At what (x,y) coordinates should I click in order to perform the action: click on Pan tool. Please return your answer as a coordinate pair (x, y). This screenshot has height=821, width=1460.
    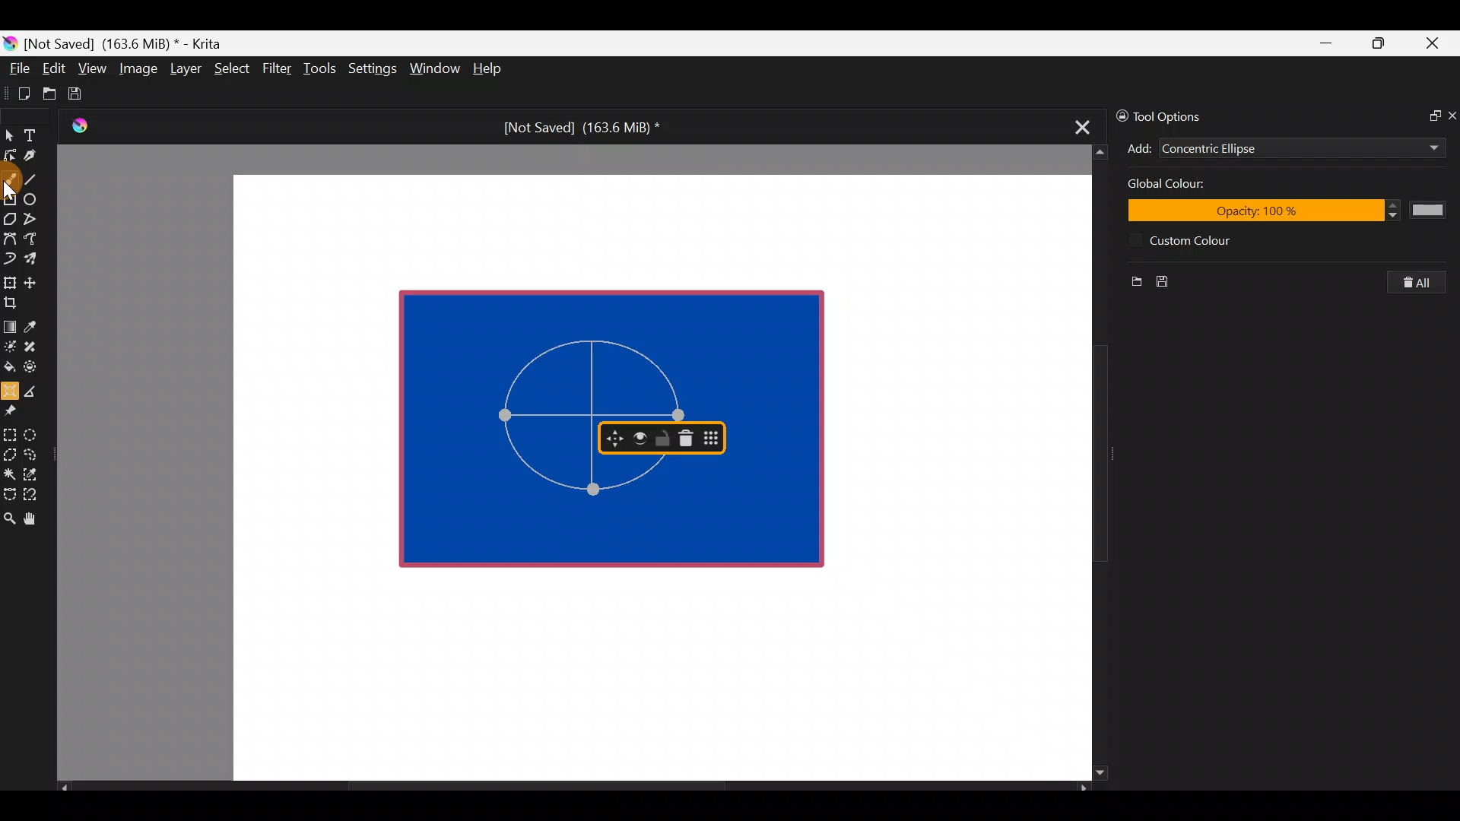
    Looking at the image, I should click on (36, 519).